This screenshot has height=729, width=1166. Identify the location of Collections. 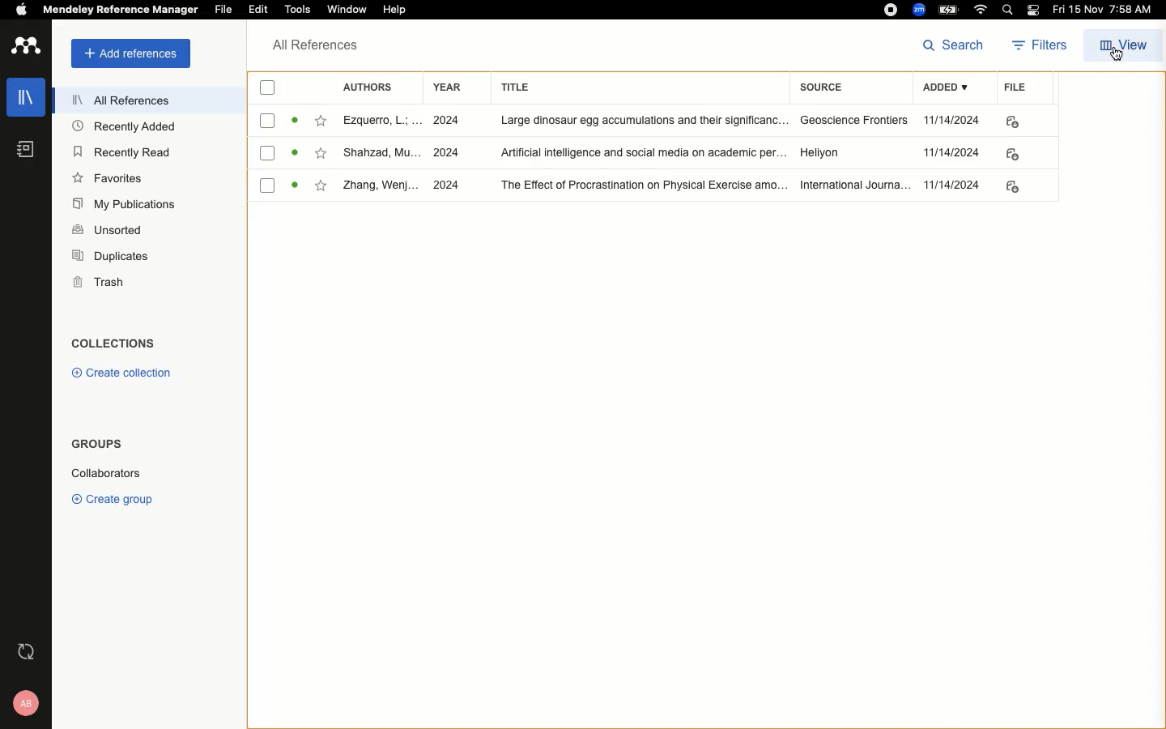
(113, 338).